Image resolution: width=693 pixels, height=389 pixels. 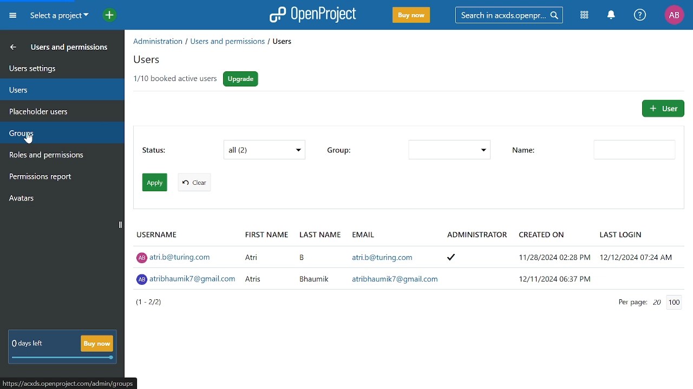 What do you see at coordinates (63, 358) in the screenshot?
I see `Days left in scale` at bounding box center [63, 358].